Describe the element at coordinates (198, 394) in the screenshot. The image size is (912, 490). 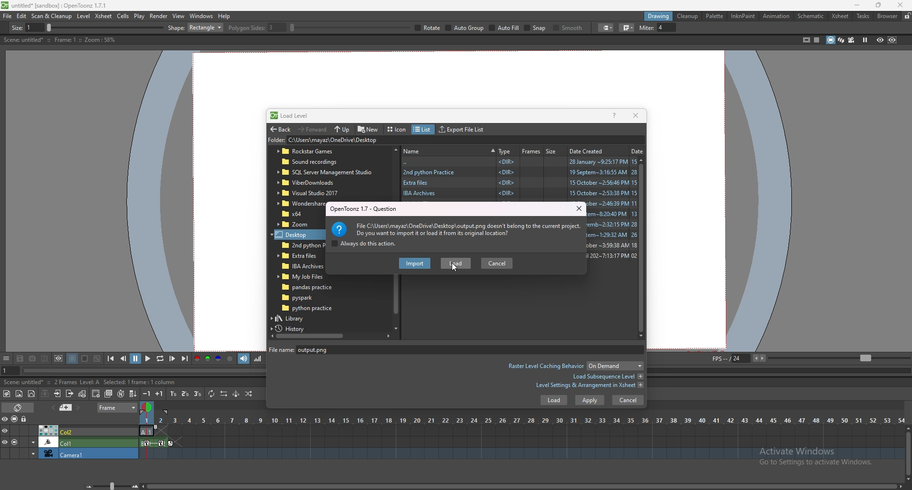
I see `reframe on 3s` at that location.